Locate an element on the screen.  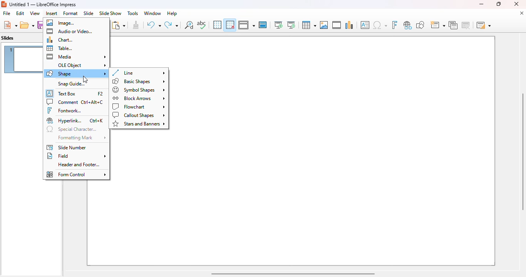
paste is located at coordinates (118, 25).